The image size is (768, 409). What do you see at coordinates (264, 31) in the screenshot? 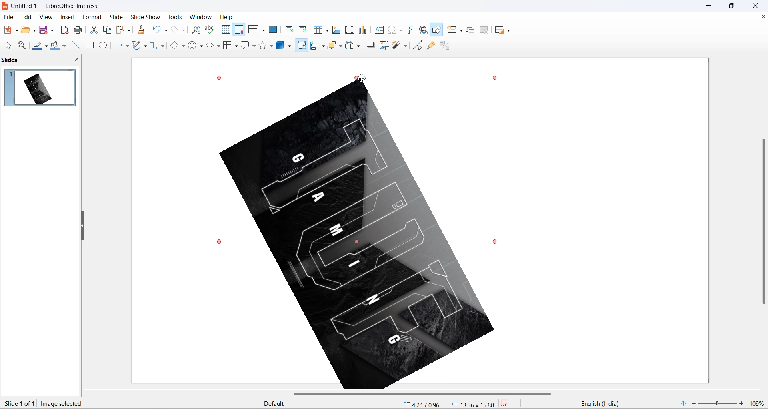
I see `display views option` at bounding box center [264, 31].